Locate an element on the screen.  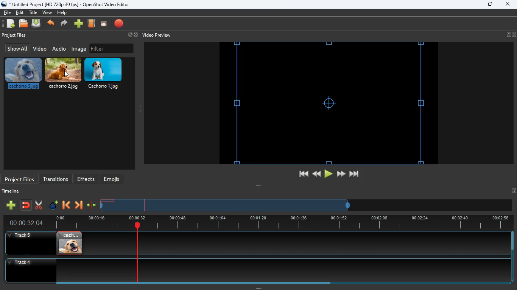
screen is located at coordinates (104, 24).